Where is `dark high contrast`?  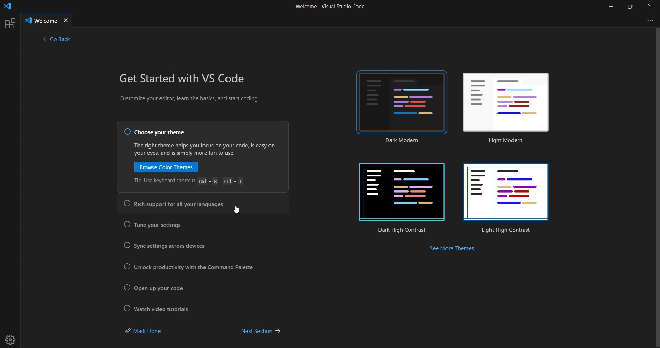 dark high contrast is located at coordinates (398, 190).